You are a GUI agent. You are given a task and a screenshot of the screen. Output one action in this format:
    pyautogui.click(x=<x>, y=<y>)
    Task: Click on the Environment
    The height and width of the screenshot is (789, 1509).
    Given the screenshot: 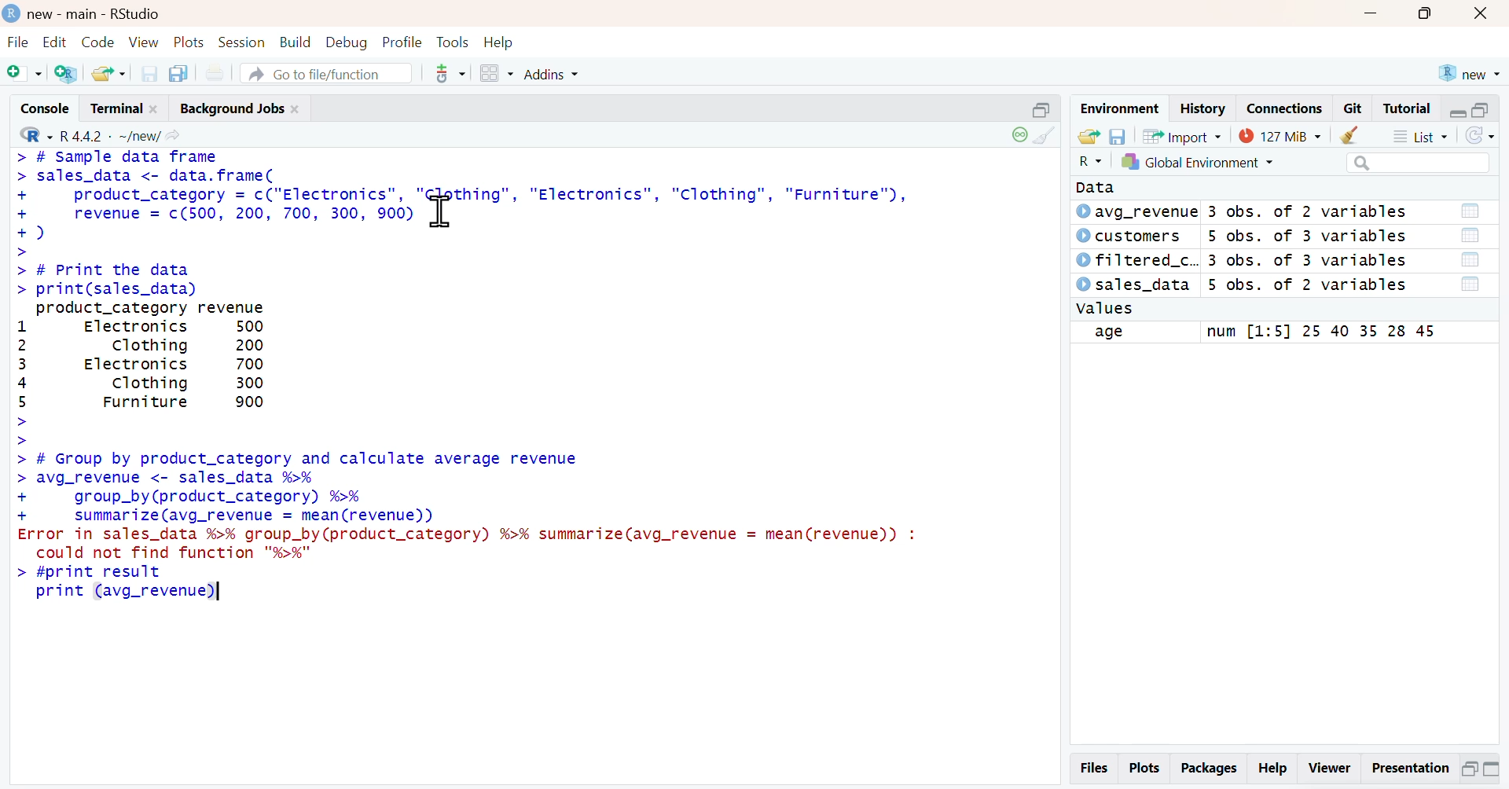 What is the action you would take?
    pyautogui.click(x=1120, y=108)
    